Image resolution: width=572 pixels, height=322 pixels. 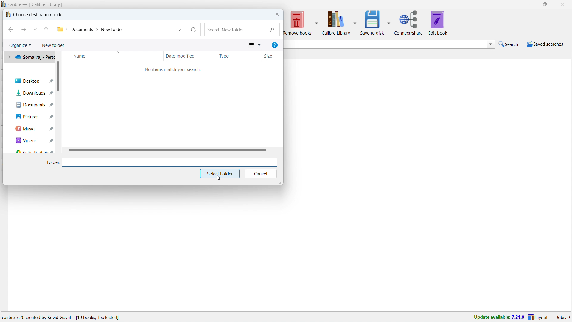 I want to click on new folder, so click(x=53, y=45).